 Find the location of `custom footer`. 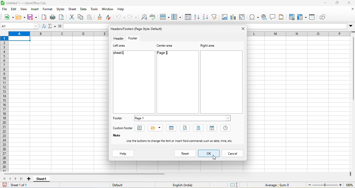

custom footer is located at coordinates (124, 128).